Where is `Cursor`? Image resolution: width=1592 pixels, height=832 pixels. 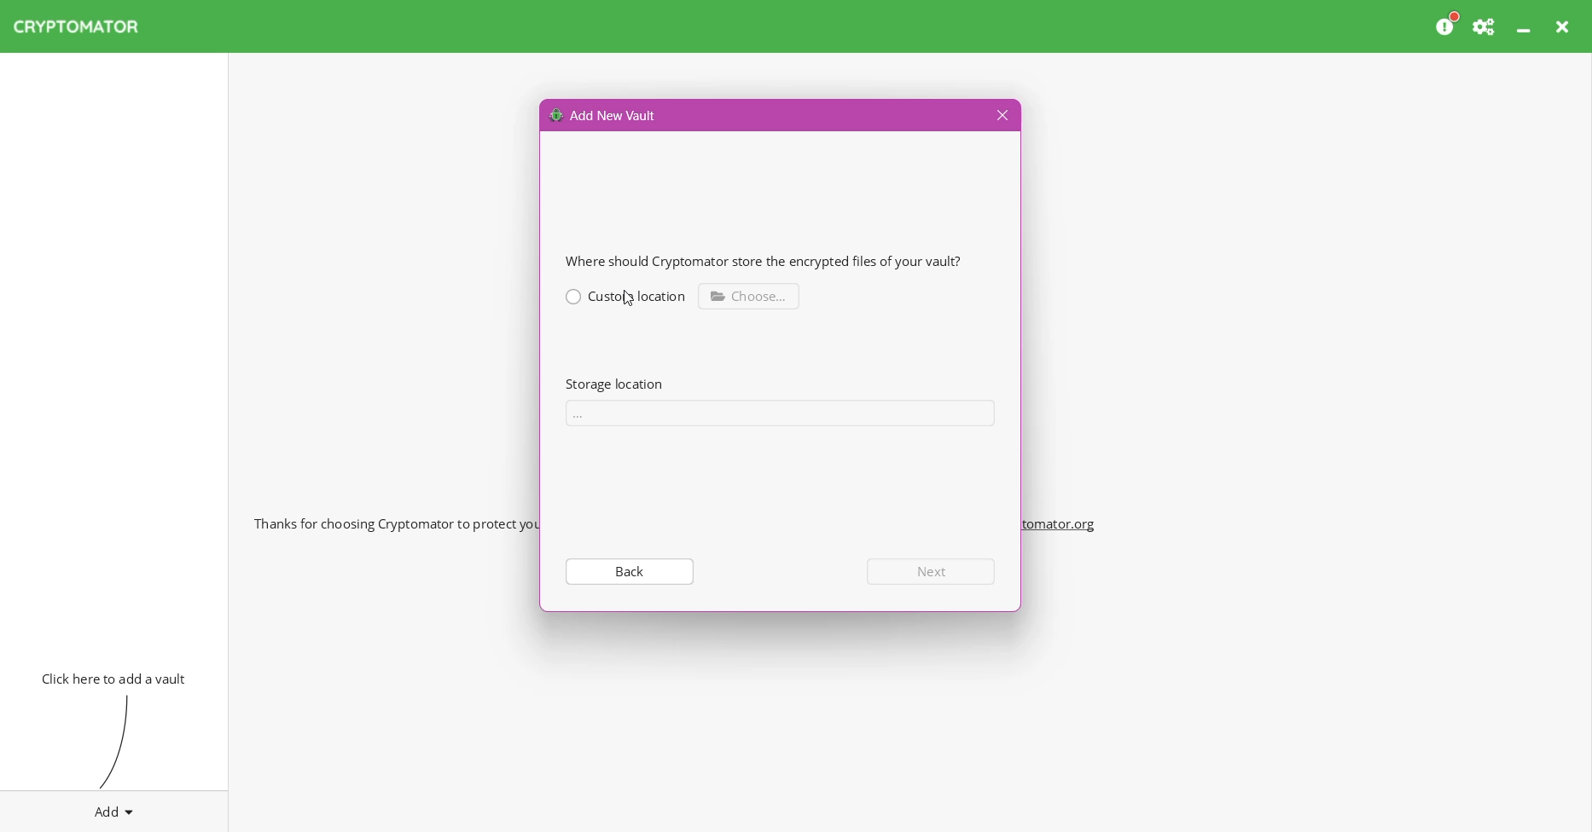
Cursor is located at coordinates (630, 298).